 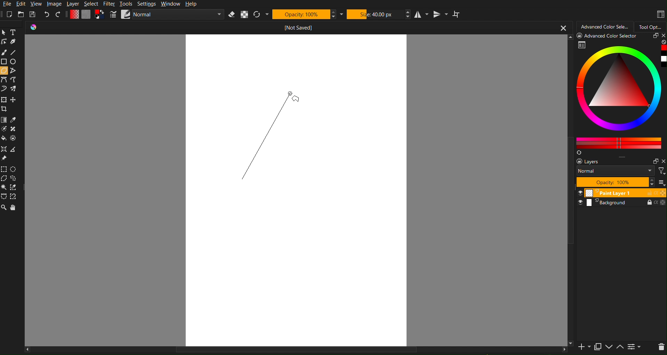 What do you see at coordinates (583, 347) in the screenshot?
I see `add a new layer` at bounding box center [583, 347].